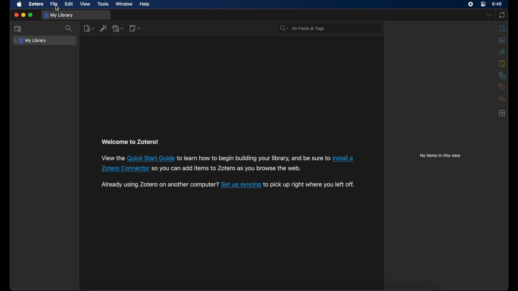 The height and width of the screenshot is (291, 518). What do you see at coordinates (124, 169) in the screenshot?
I see `Zotero connector link` at bounding box center [124, 169].